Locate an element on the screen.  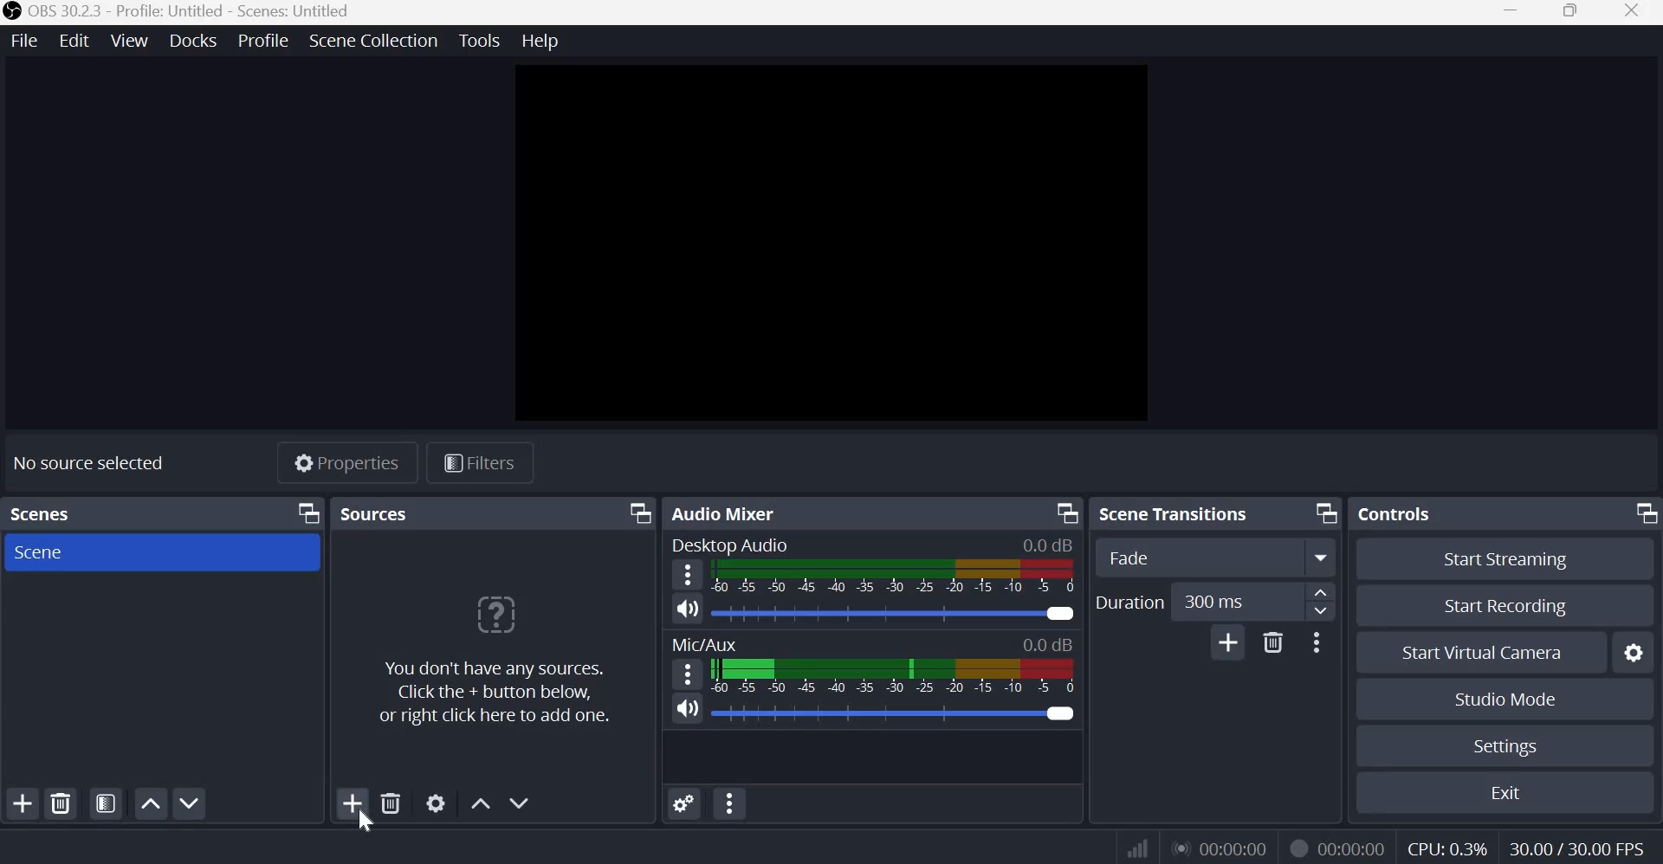
Dock Options icon is located at coordinates (1322, 513).